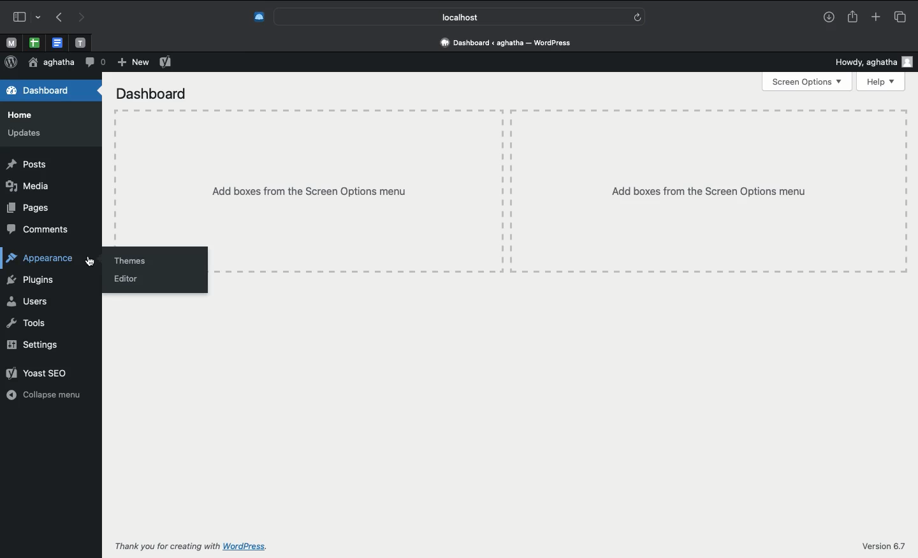 The width and height of the screenshot is (918, 558). Describe the element at coordinates (24, 164) in the screenshot. I see `Posts` at that location.